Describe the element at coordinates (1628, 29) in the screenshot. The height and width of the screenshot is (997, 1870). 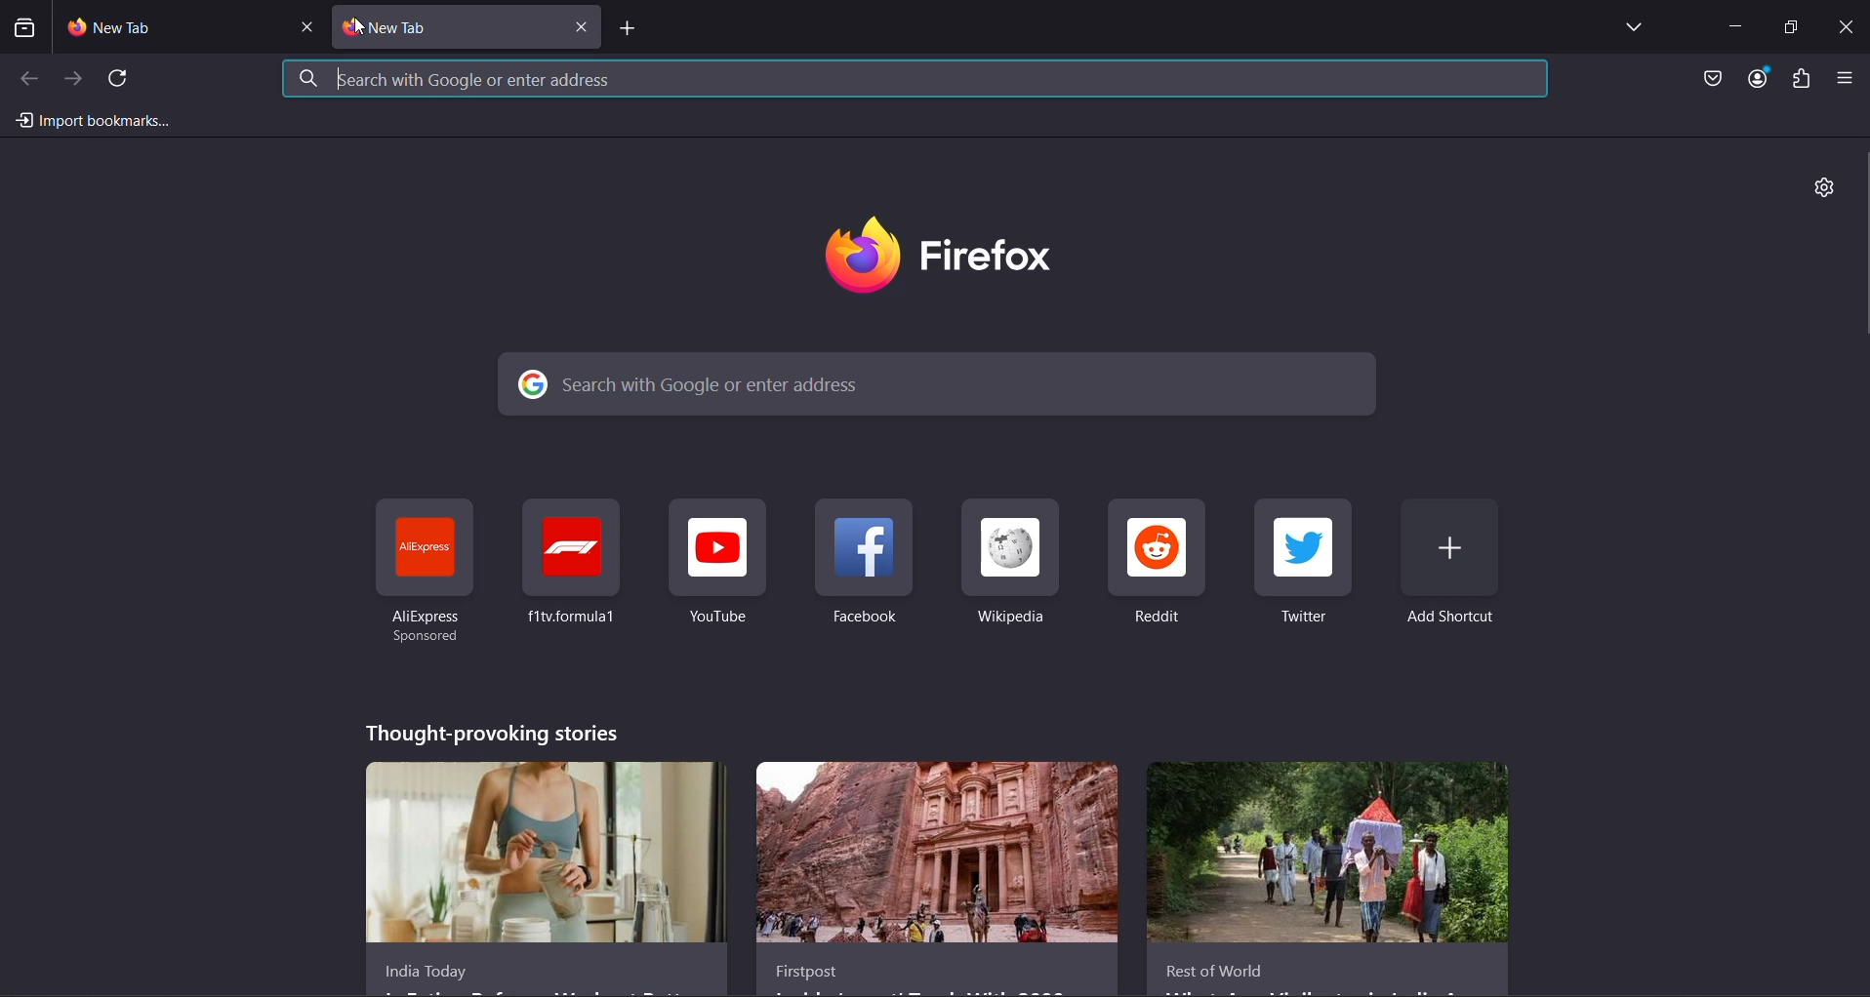
I see `list all tabs` at that location.